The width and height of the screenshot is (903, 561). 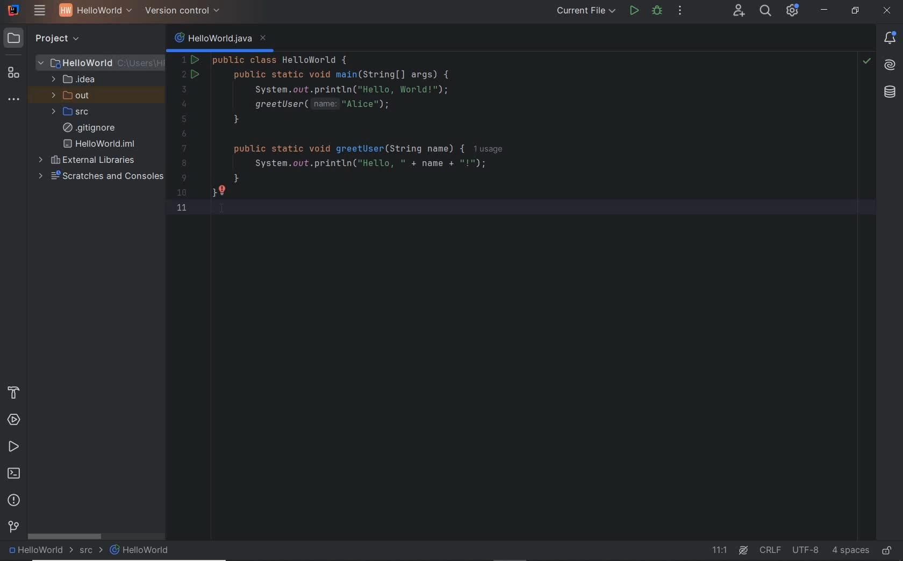 I want to click on run, so click(x=14, y=448).